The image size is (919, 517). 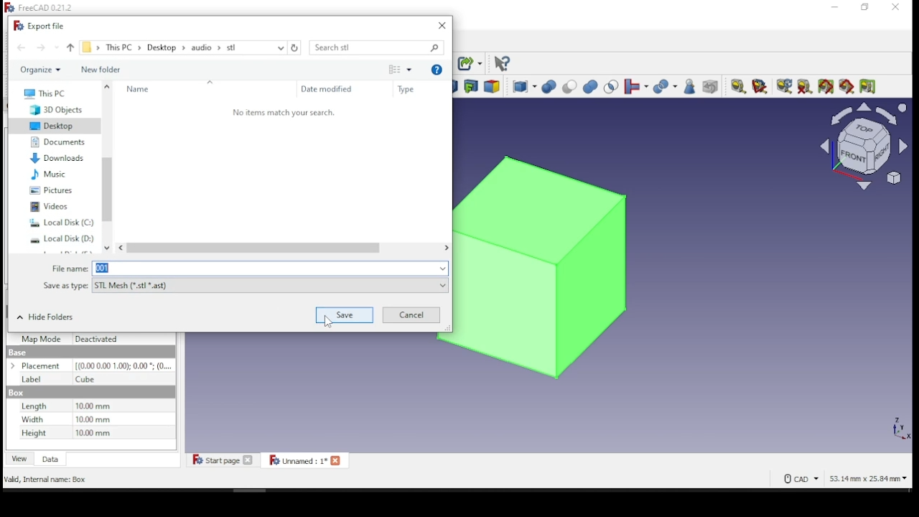 What do you see at coordinates (691, 87) in the screenshot?
I see `check geometry` at bounding box center [691, 87].